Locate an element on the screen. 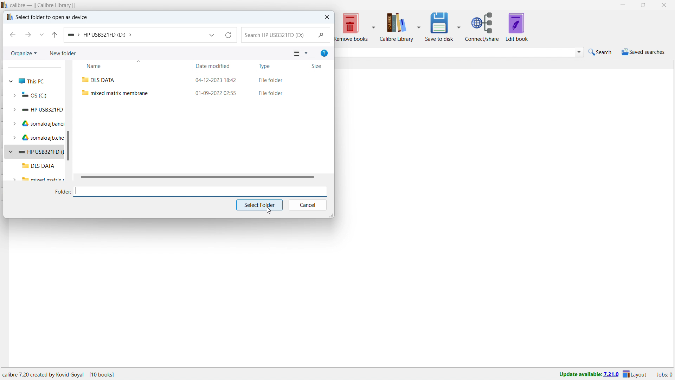 The height and width of the screenshot is (380, 675). connect/share is located at coordinates (483, 26).